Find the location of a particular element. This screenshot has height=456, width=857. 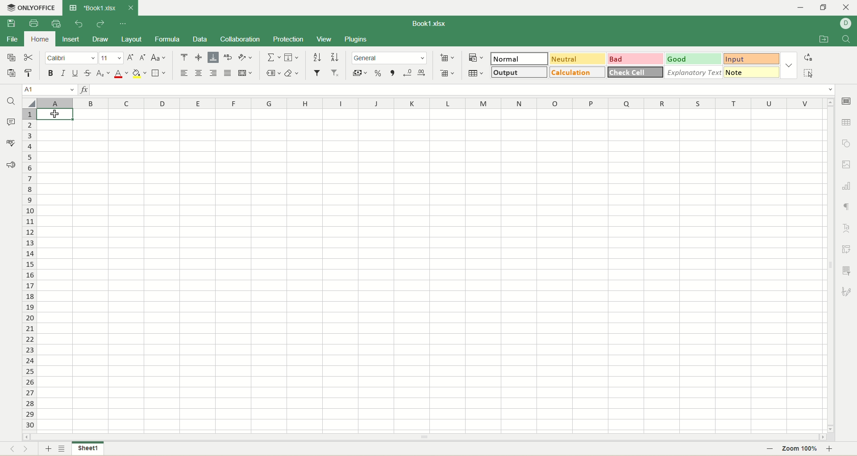

print is located at coordinates (33, 23).